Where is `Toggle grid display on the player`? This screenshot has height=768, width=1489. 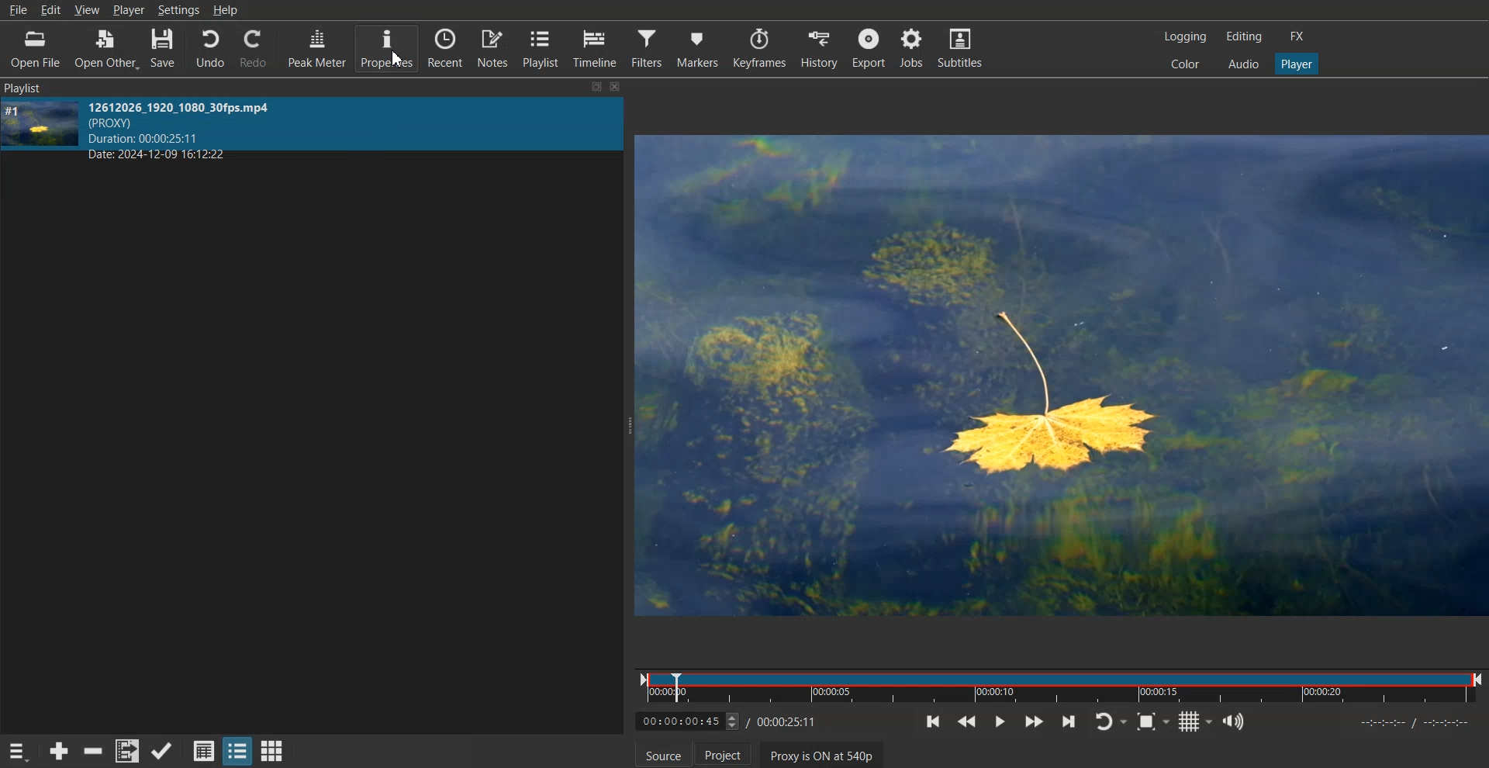
Toggle grid display on the player is located at coordinates (1195, 721).